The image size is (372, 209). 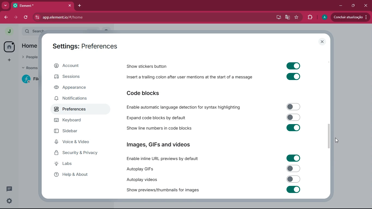 What do you see at coordinates (141, 179) in the screenshot?
I see `autoplay videos` at bounding box center [141, 179].